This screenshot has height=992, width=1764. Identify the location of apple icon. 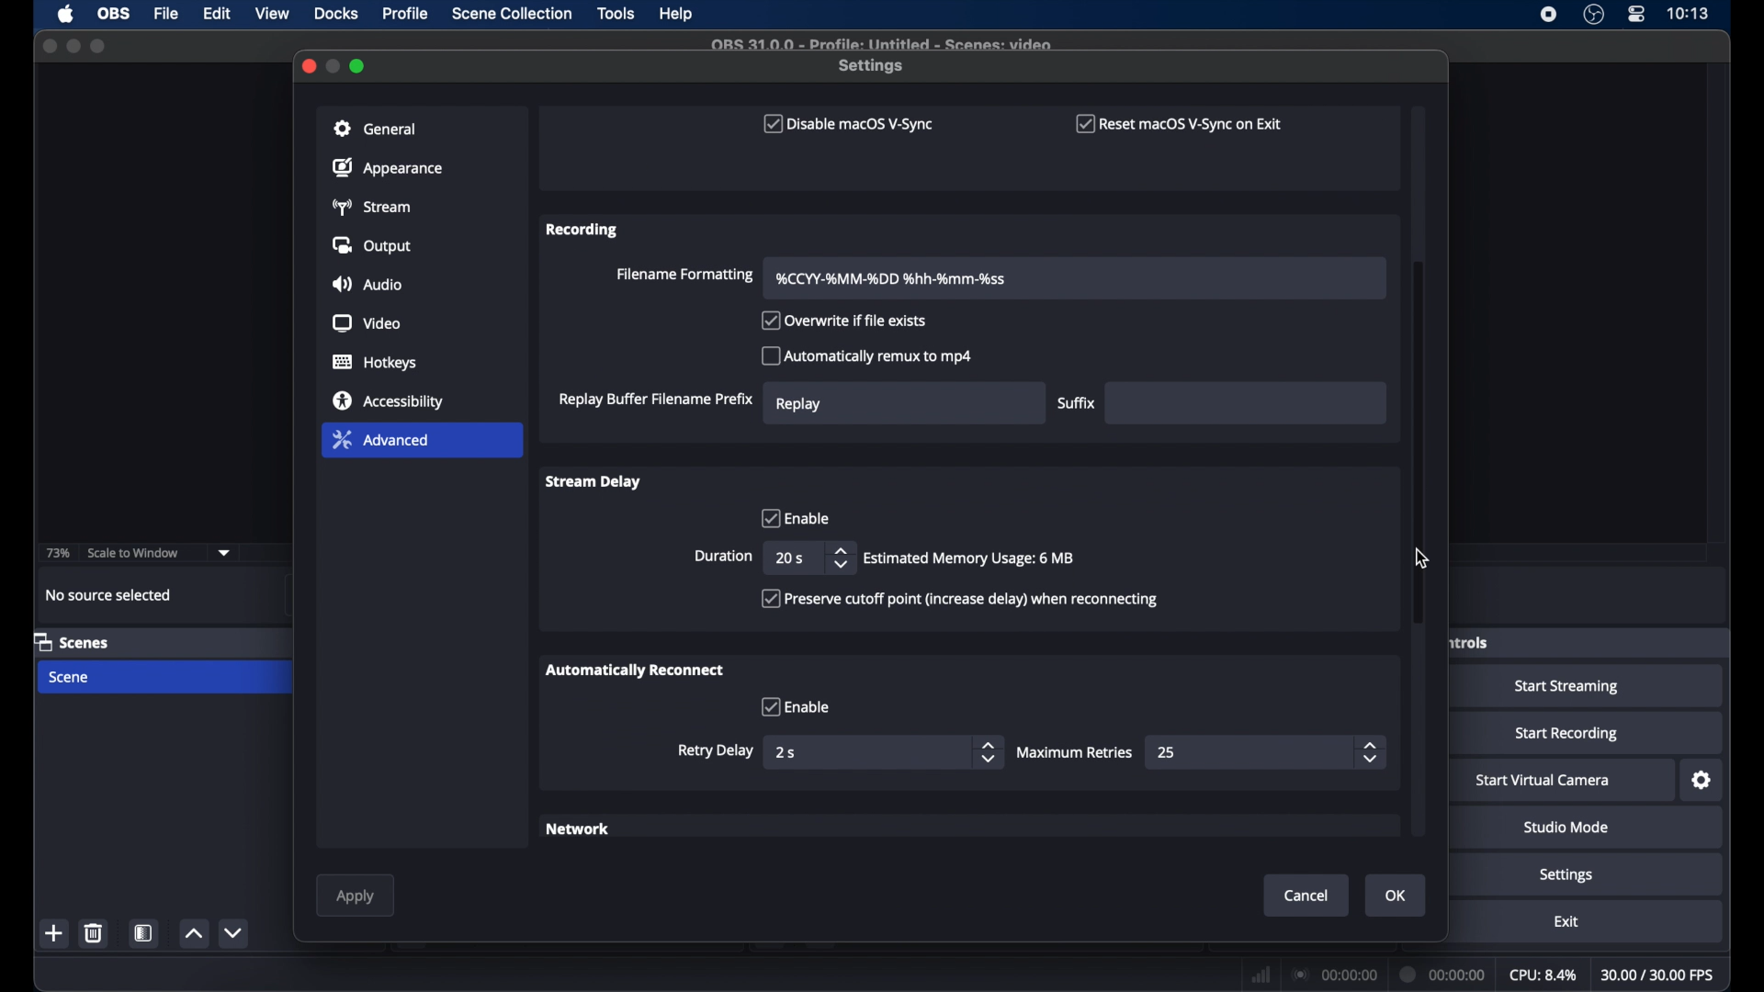
(66, 15).